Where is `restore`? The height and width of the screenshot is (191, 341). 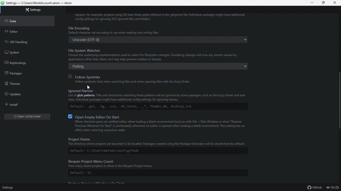 restore is located at coordinates (324, 3).